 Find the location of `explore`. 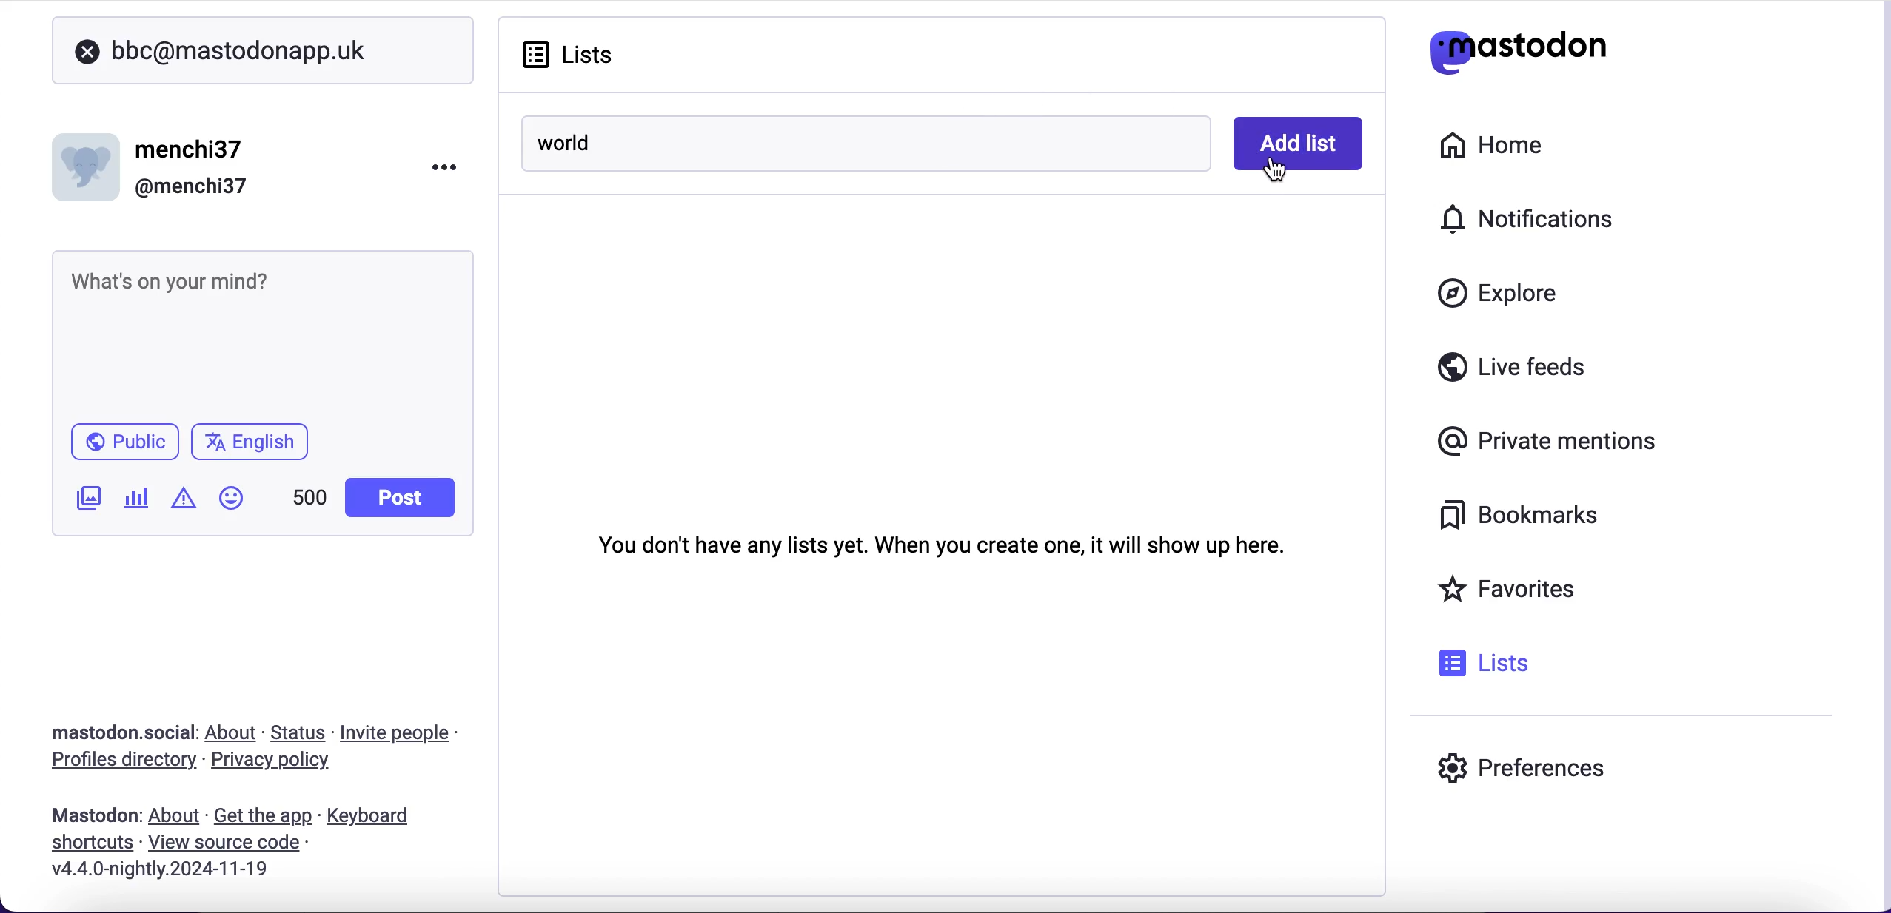

explore is located at coordinates (1512, 294).